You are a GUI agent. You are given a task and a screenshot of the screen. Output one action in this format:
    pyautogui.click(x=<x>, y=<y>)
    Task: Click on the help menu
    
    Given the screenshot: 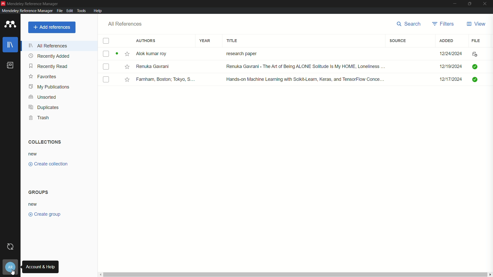 What is the action you would take?
    pyautogui.click(x=98, y=11)
    